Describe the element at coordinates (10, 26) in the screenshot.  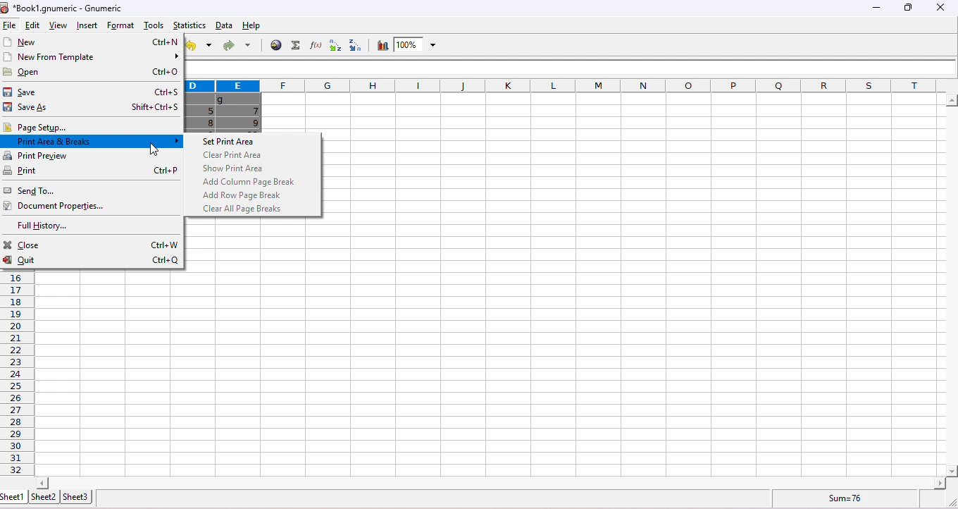
I see `file` at that location.